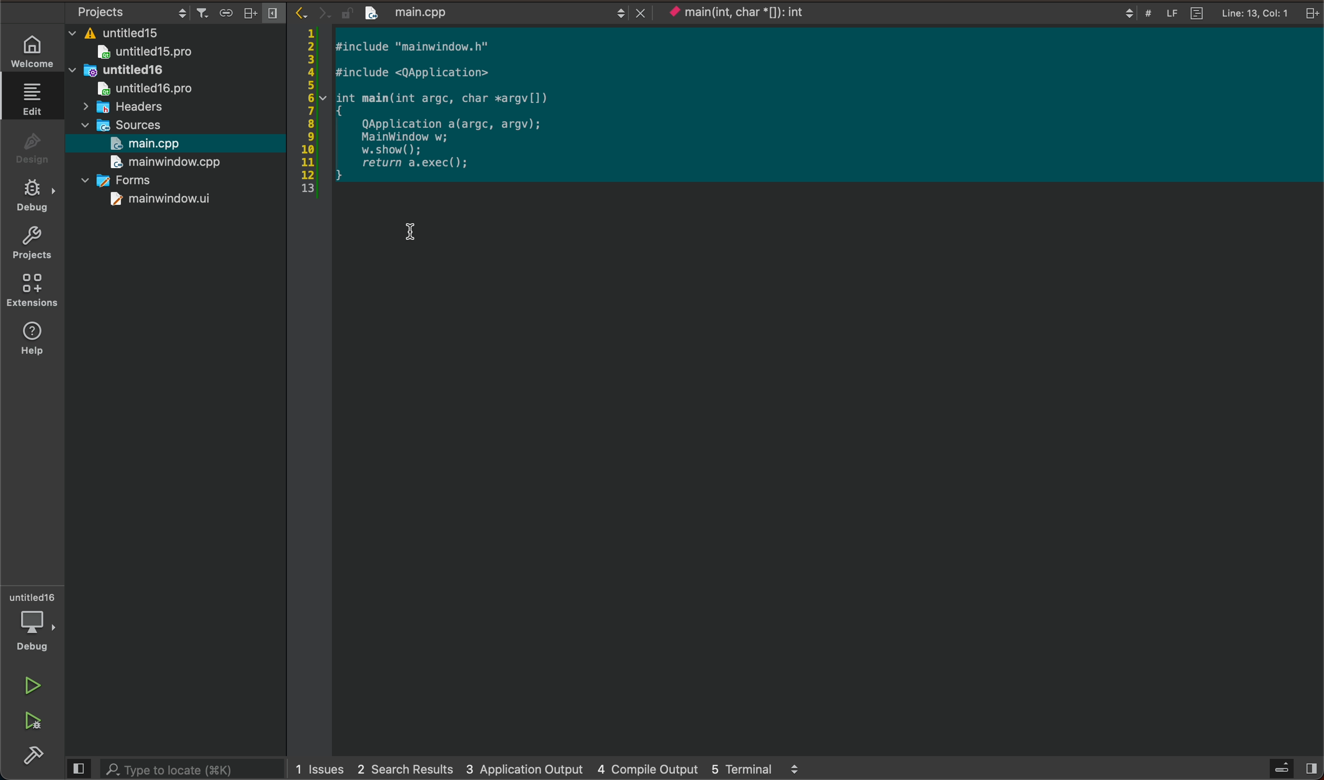  Describe the element at coordinates (37, 247) in the screenshot. I see `projects` at that location.